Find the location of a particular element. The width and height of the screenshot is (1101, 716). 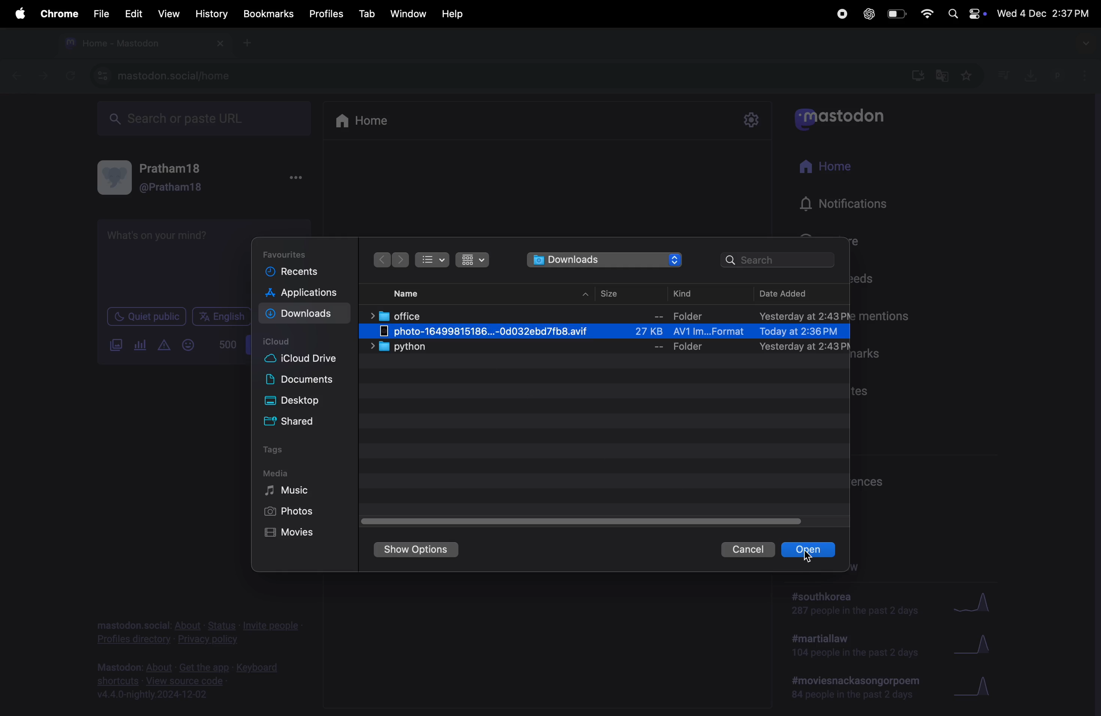

mastodon is located at coordinates (839, 116).